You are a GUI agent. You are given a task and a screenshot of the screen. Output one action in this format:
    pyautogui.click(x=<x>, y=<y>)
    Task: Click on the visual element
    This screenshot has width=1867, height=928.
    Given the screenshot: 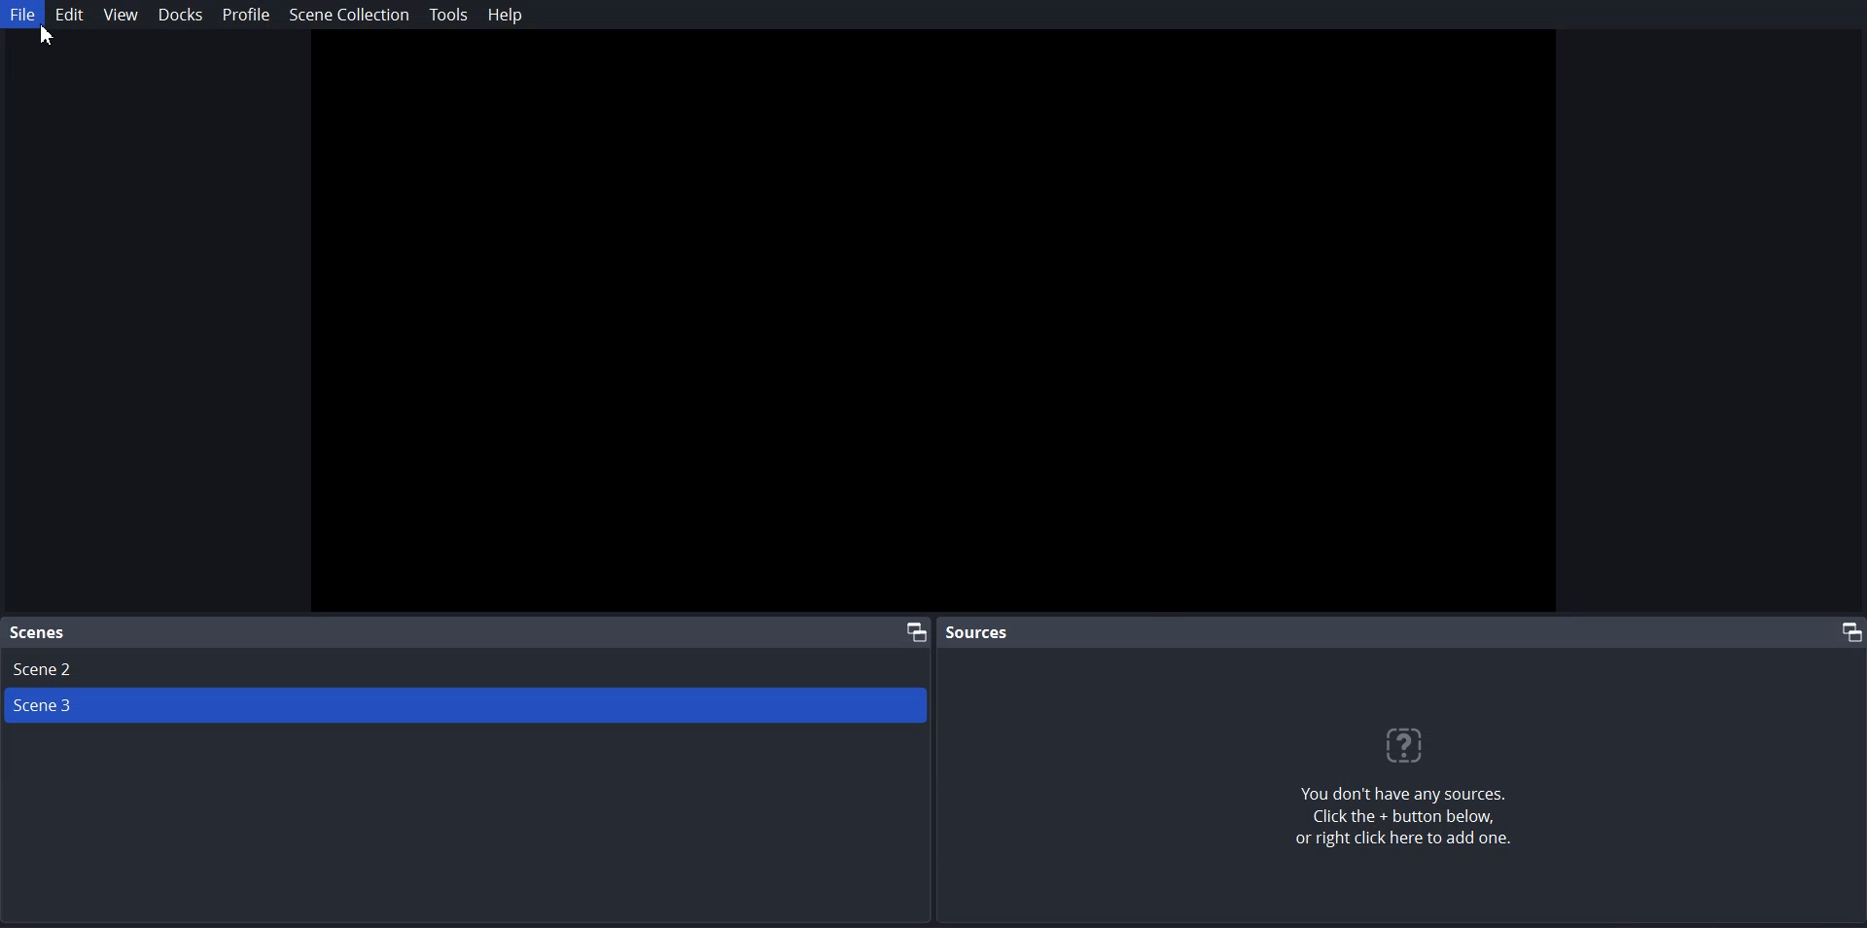 What is the action you would take?
    pyautogui.click(x=1414, y=745)
    